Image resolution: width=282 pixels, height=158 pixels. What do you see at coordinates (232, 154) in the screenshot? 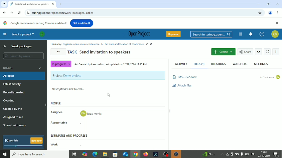
I see `Meet now` at bounding box center [232, 154].